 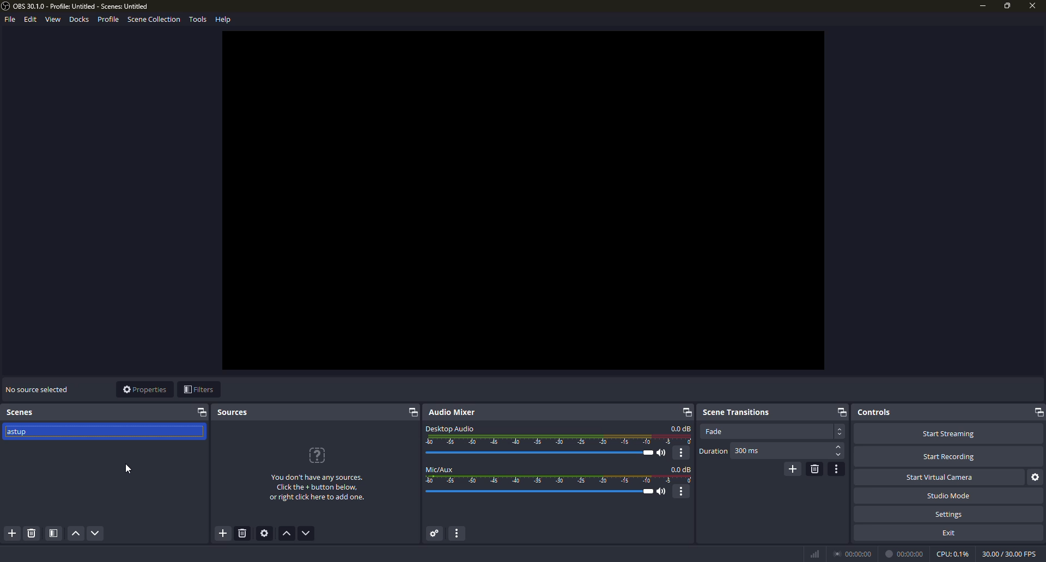 I want to click on properties, so click(x=144, y=389).